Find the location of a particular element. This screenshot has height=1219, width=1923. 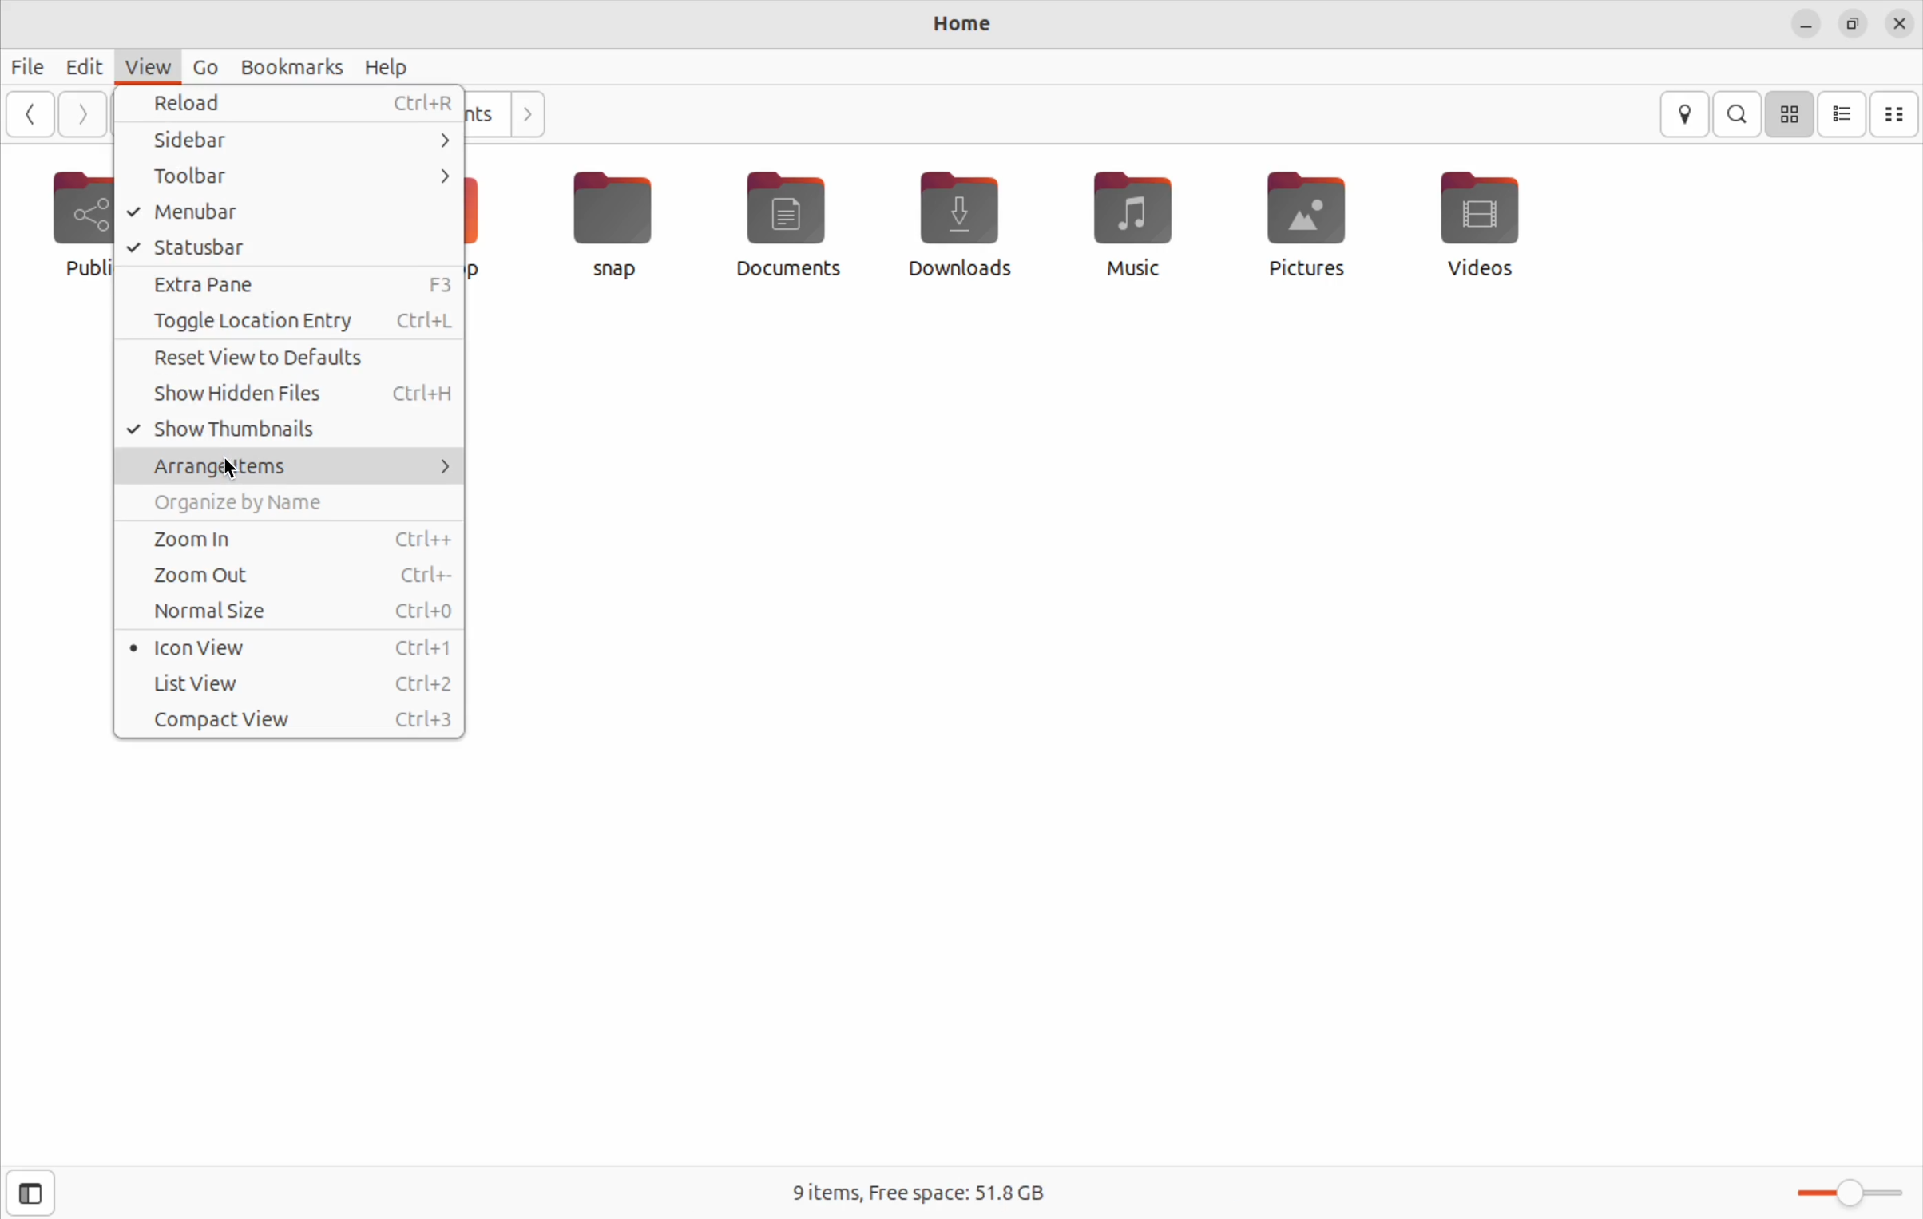

close is located at coordinates (1902, 21).